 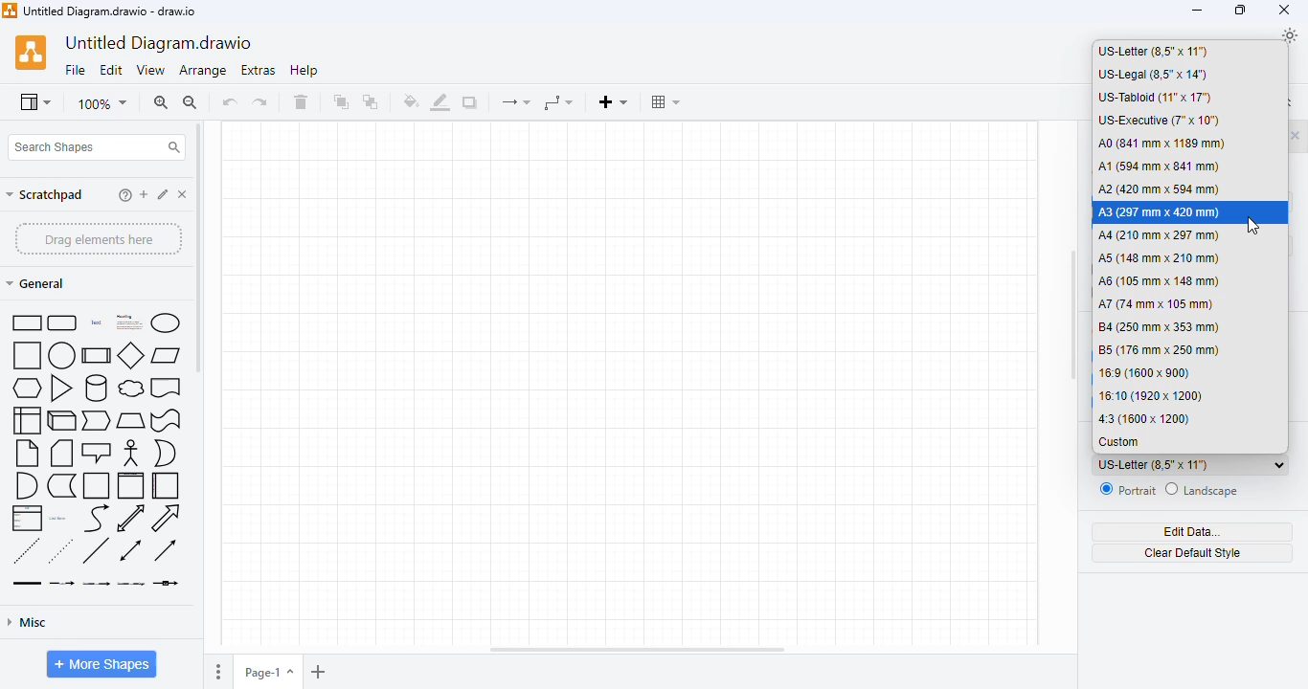 What do you see at coordinates (259, 101) in the screenshot?
I see `redo` at bounding box center [259, 101].